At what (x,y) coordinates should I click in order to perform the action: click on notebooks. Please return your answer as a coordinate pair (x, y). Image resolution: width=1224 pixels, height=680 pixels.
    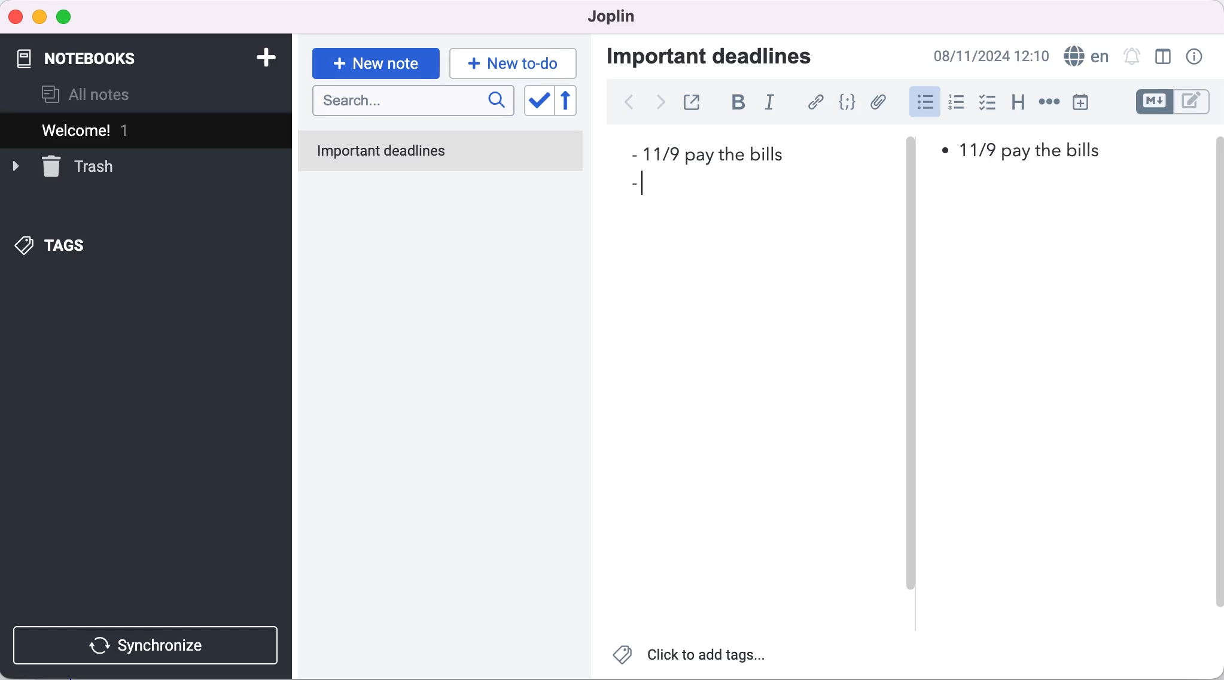
    Looking at the image, I should click on (93, 56).